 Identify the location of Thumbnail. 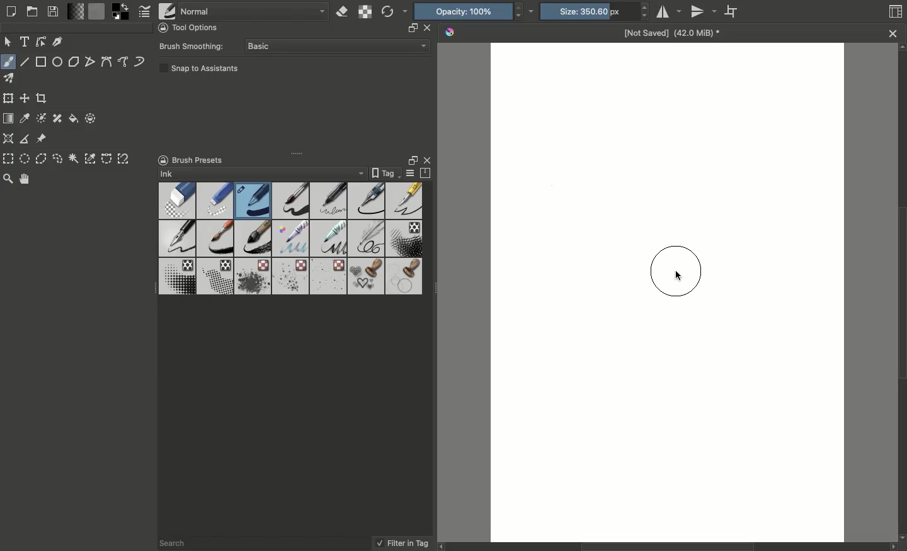
(896, 13).